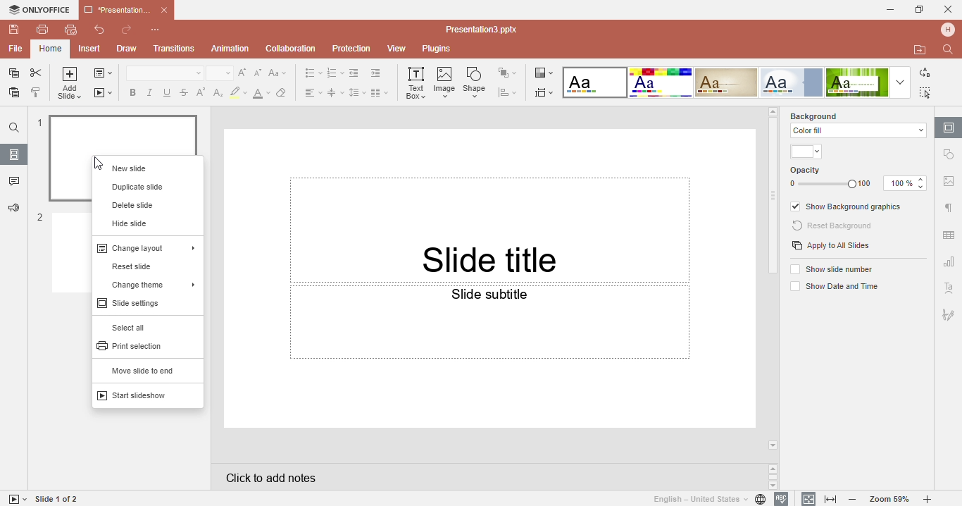 The height and width of the screenshot is (506, 962). Describe the element at coordinates (806, 498) in the screenshot. I see `Fit to slidee` at that location.